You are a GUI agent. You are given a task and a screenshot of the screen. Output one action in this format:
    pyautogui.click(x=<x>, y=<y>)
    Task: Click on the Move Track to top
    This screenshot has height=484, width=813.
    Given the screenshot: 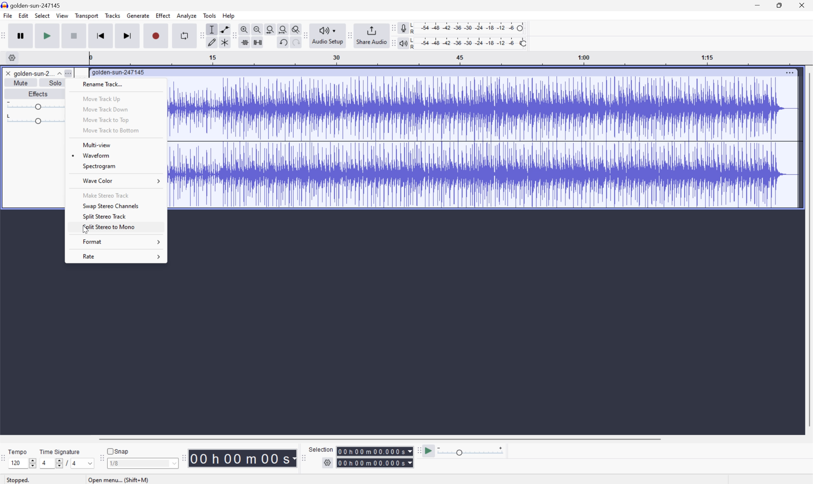 What is the action you would take?
    pyautogui.click(x=105, y=120)
    